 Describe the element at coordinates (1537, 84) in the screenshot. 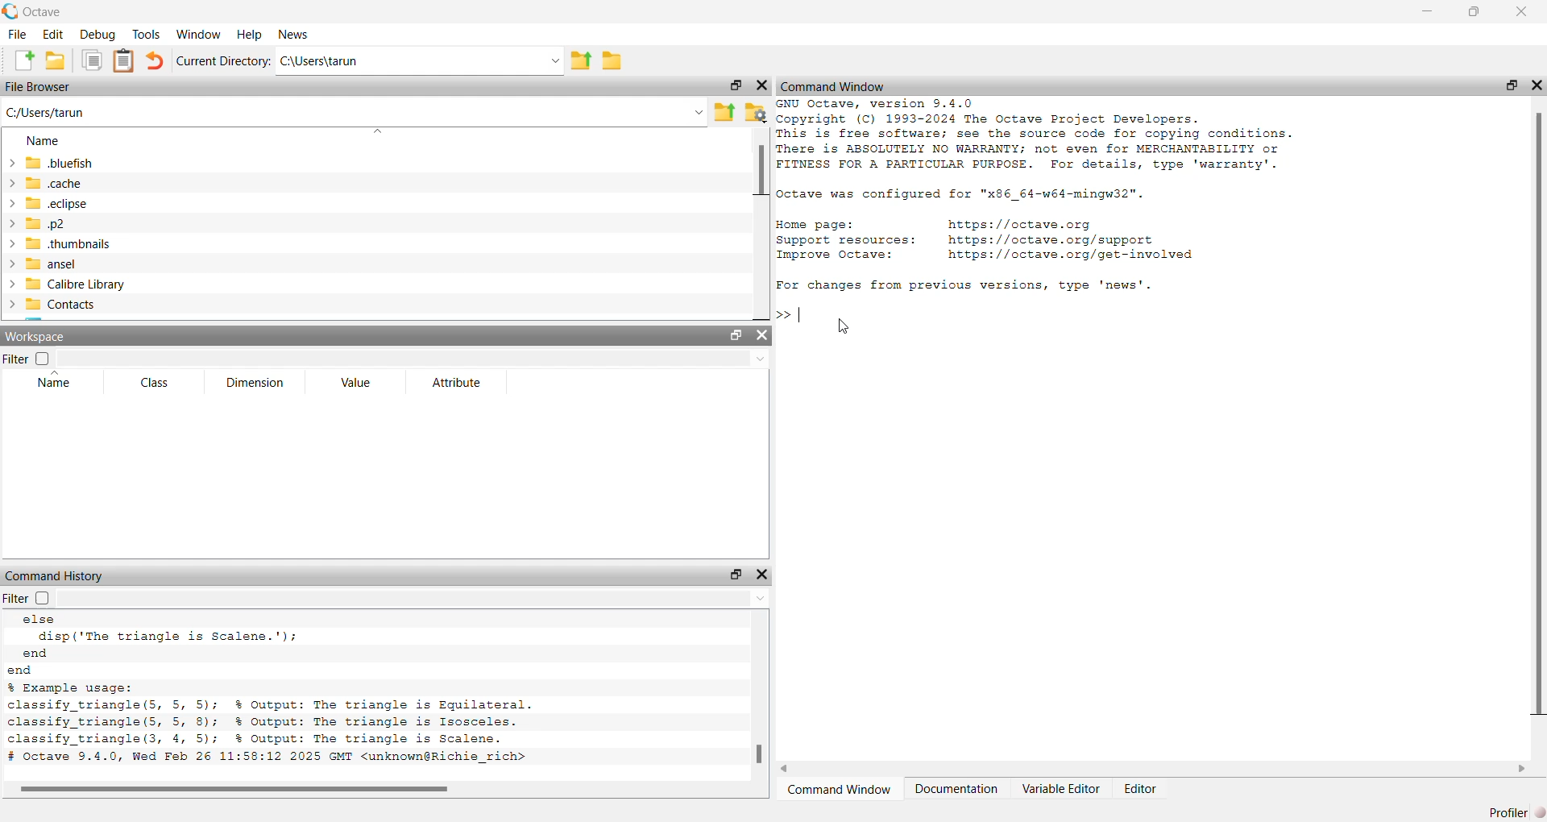

I see `hide widget` at that location.